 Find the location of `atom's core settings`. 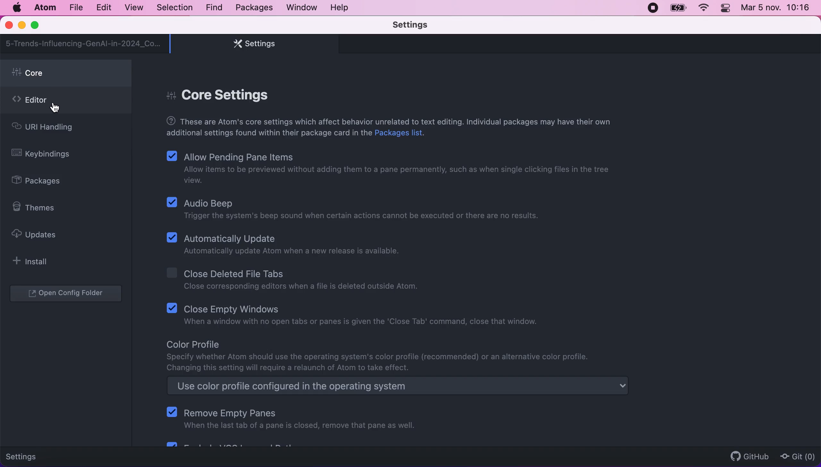

atom's core settings is located at coordinates (393, 128).